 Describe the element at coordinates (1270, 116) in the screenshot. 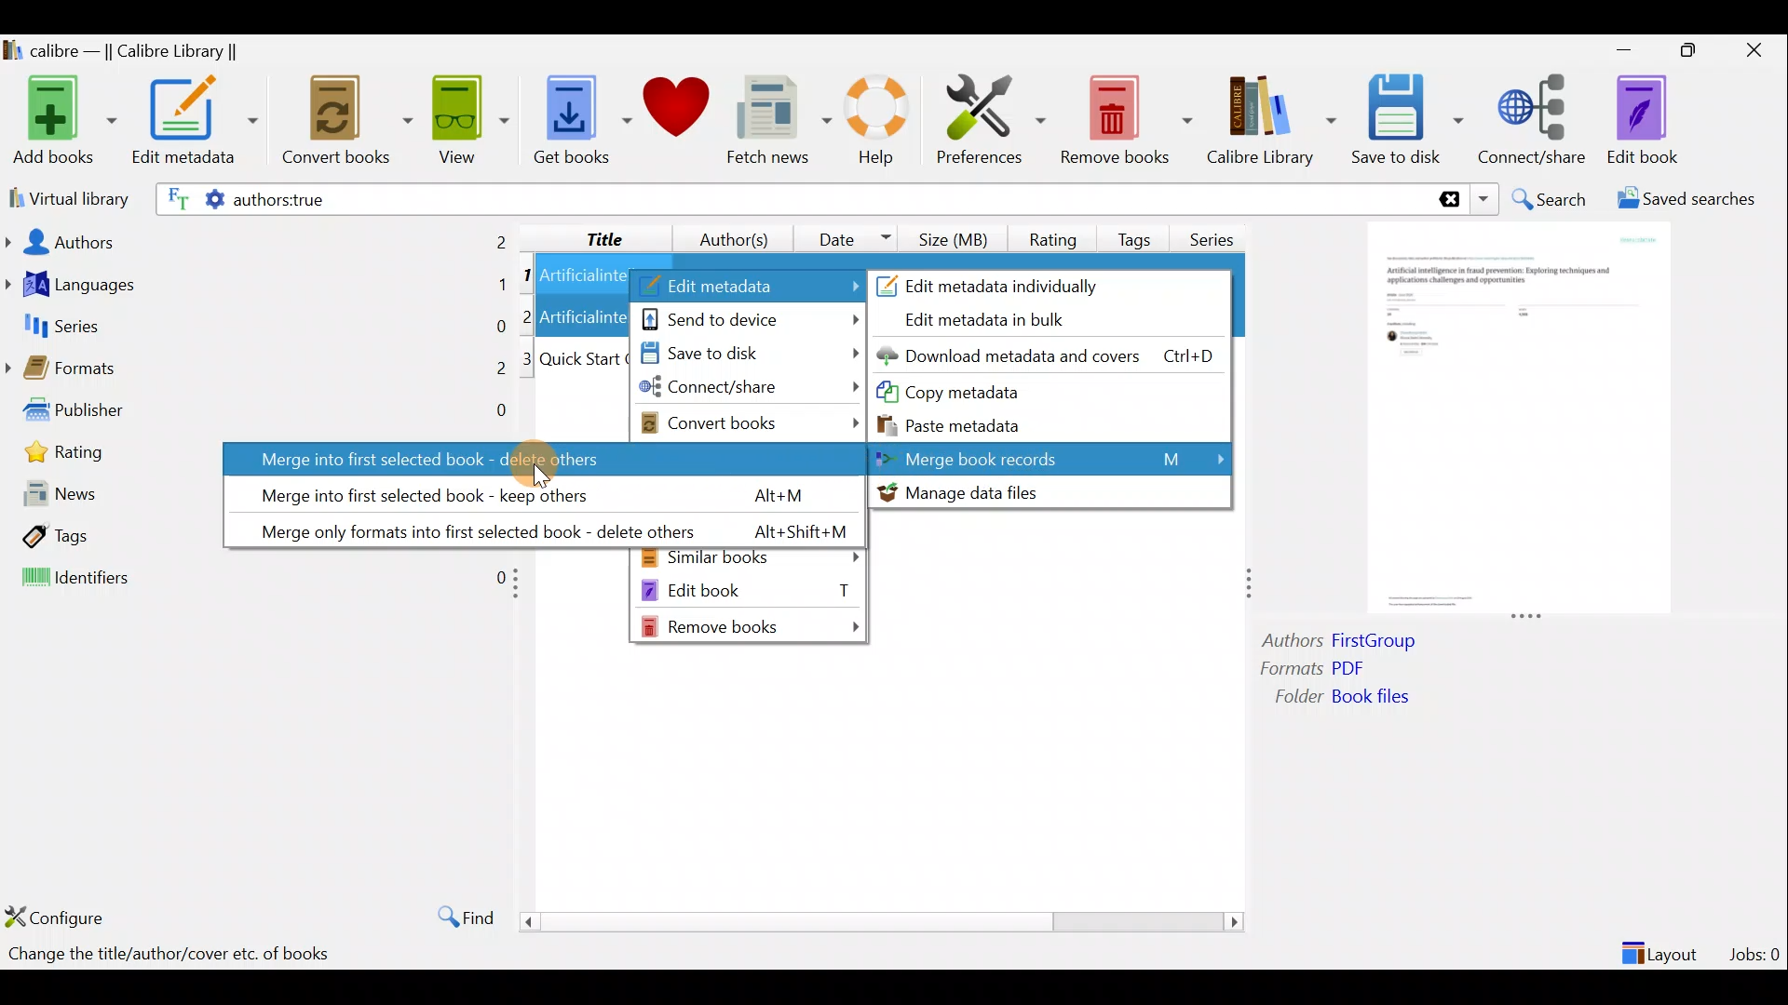

I see `Calibre library` at that location.